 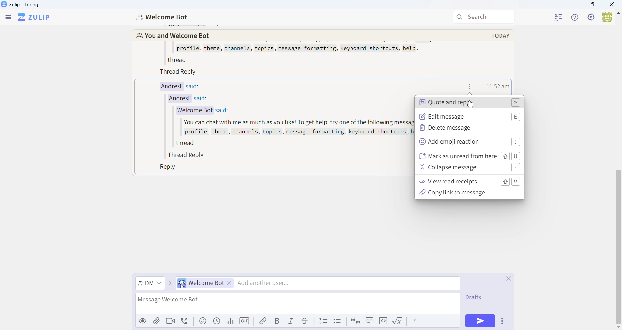 What do you see at coordinates (384, 322) in the screenshot?
I see `code` at bounding box center [384, 322].